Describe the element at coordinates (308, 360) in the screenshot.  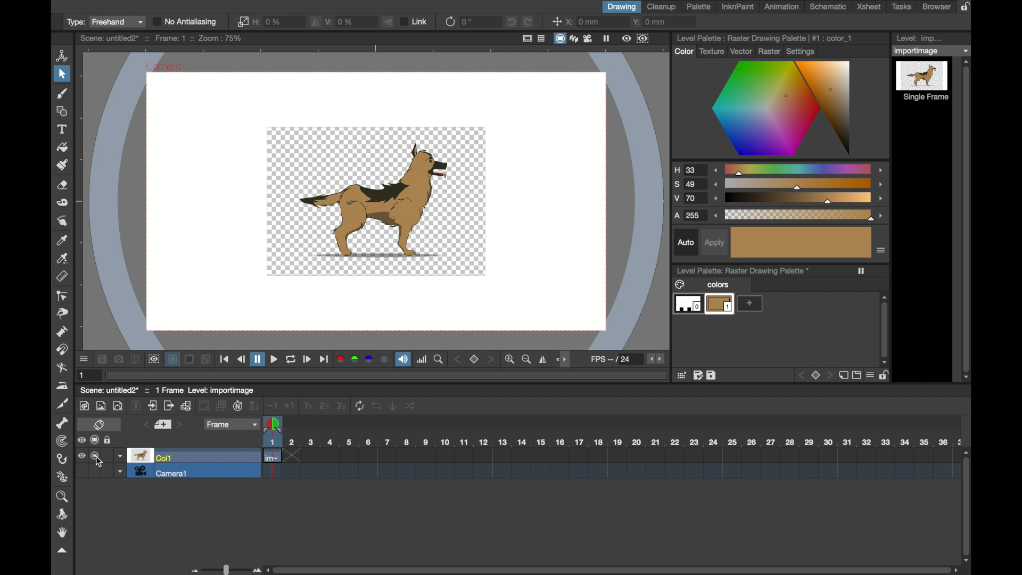
I see `play` at that location.